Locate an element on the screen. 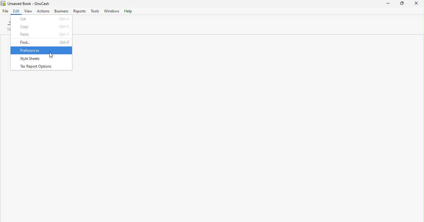 This screenshot has width=424, height=222. Tools is located at coordinates (95, 11).